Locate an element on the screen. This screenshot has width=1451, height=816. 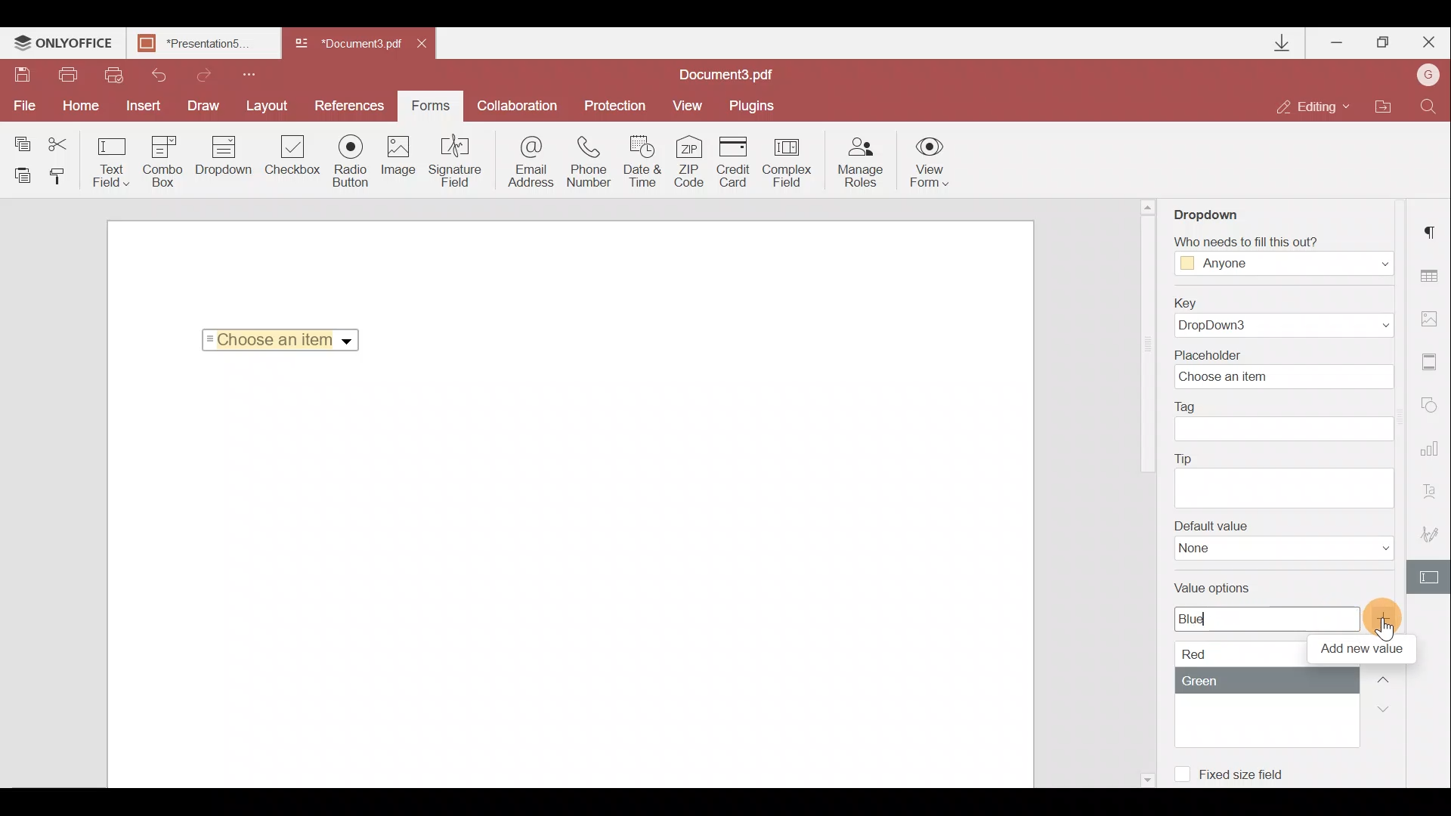
View is located at coordinates (692, 106).